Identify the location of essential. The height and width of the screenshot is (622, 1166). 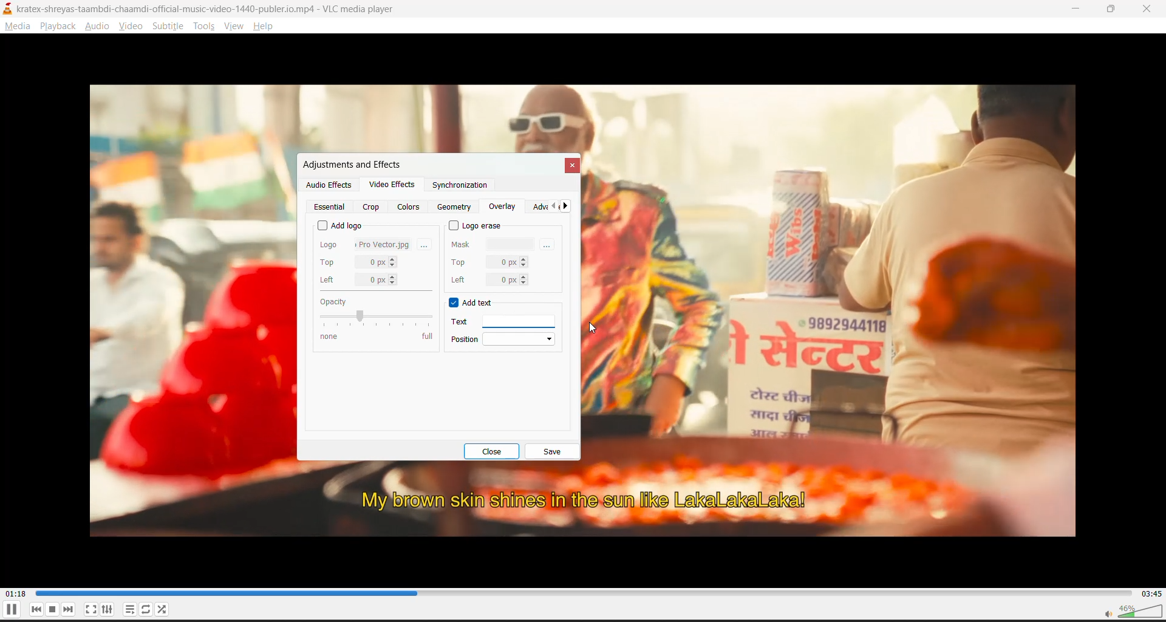
(332, 207).